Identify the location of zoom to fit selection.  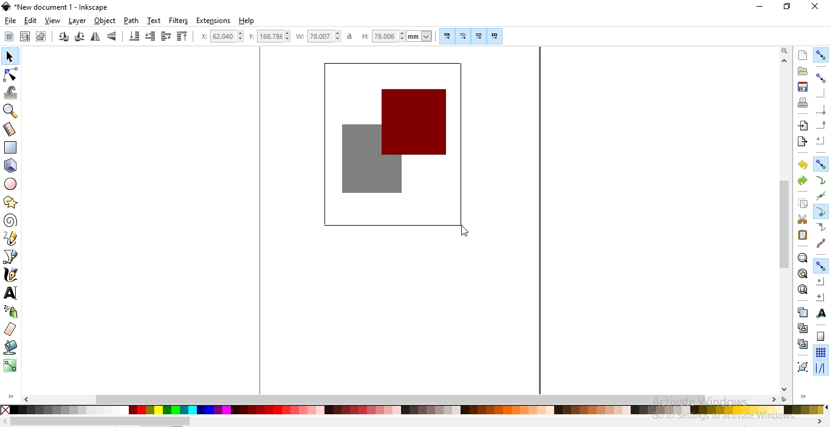
(802, 258).